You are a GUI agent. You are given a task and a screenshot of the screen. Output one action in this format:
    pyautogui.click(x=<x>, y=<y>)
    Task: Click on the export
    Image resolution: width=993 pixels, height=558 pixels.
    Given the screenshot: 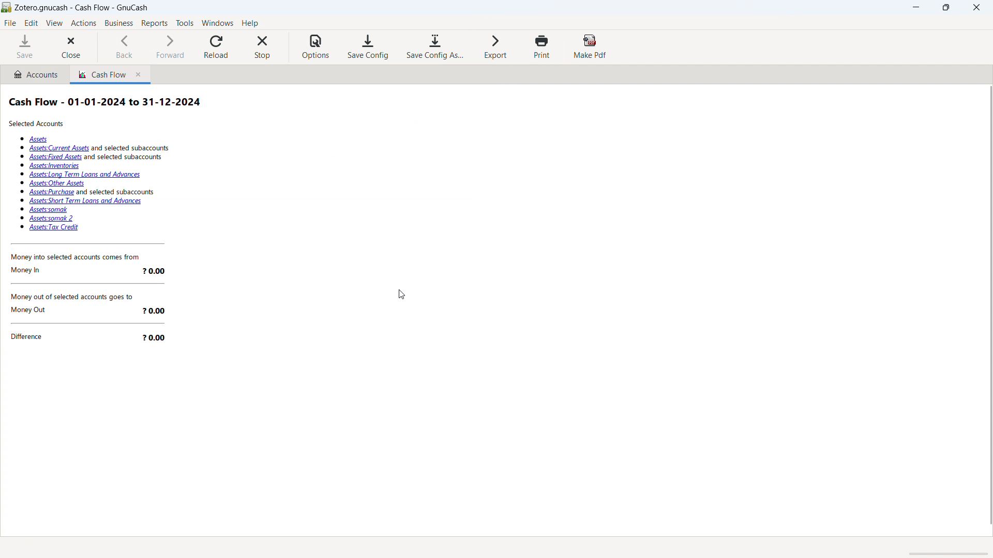 What is the action you would take?
    pyautogui.click(x=495, y=48)
    